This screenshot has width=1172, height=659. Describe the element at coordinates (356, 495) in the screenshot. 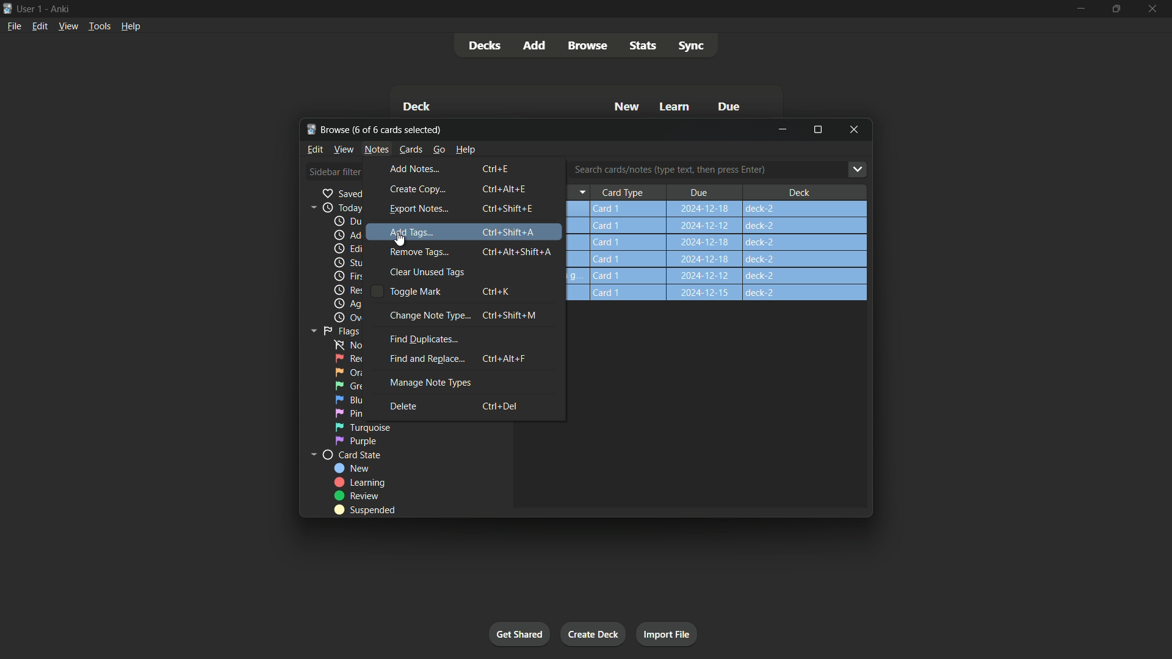

I see `review` at that location.